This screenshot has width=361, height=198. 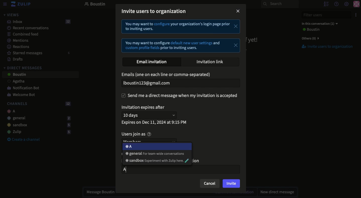 What do you see at coordinates (323, 15) in the screenshot?
I see `Filter users` at bounding box center [323, 15].